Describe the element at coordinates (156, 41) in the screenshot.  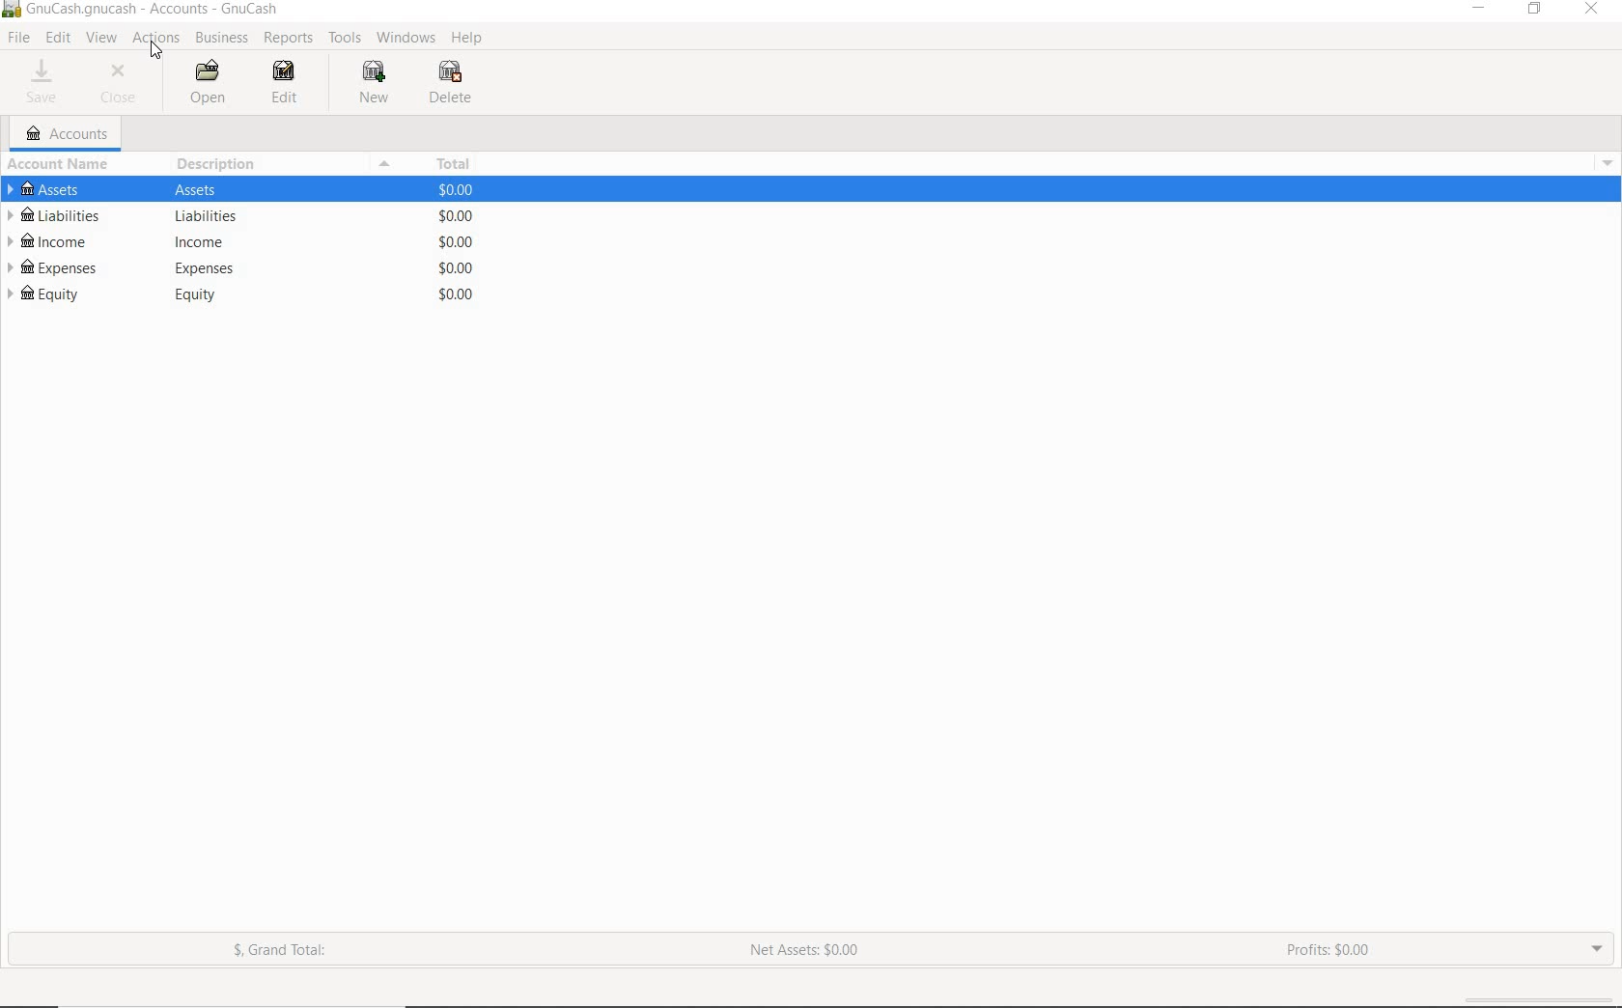
I see `ACTIONS` at that location.